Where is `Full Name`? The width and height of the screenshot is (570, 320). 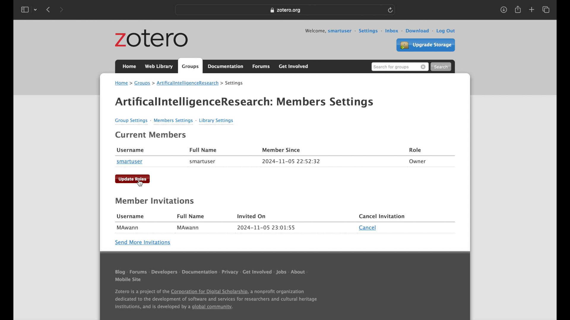 Full Name is located at coordinates (206, 149).